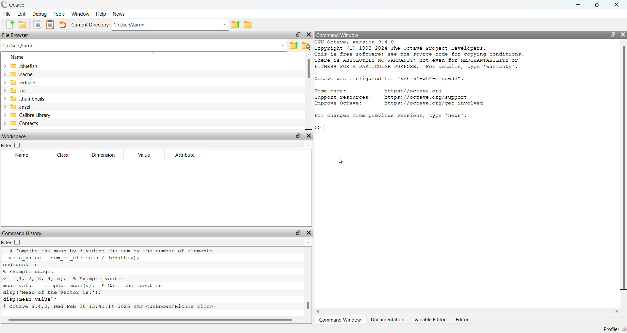  What do you see at coordinates (5, 5) in the screenshot?
I see `logo` at bounding box center [5, 5].